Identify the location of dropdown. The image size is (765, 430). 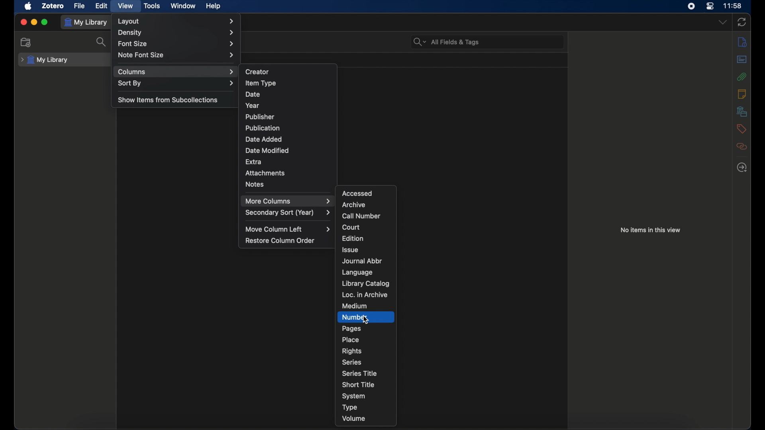
(723, 22).